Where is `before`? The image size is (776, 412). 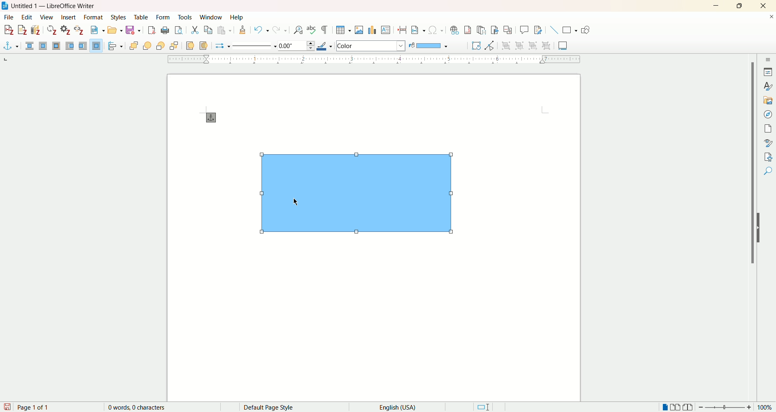
before is located at coordinates (70, 46).